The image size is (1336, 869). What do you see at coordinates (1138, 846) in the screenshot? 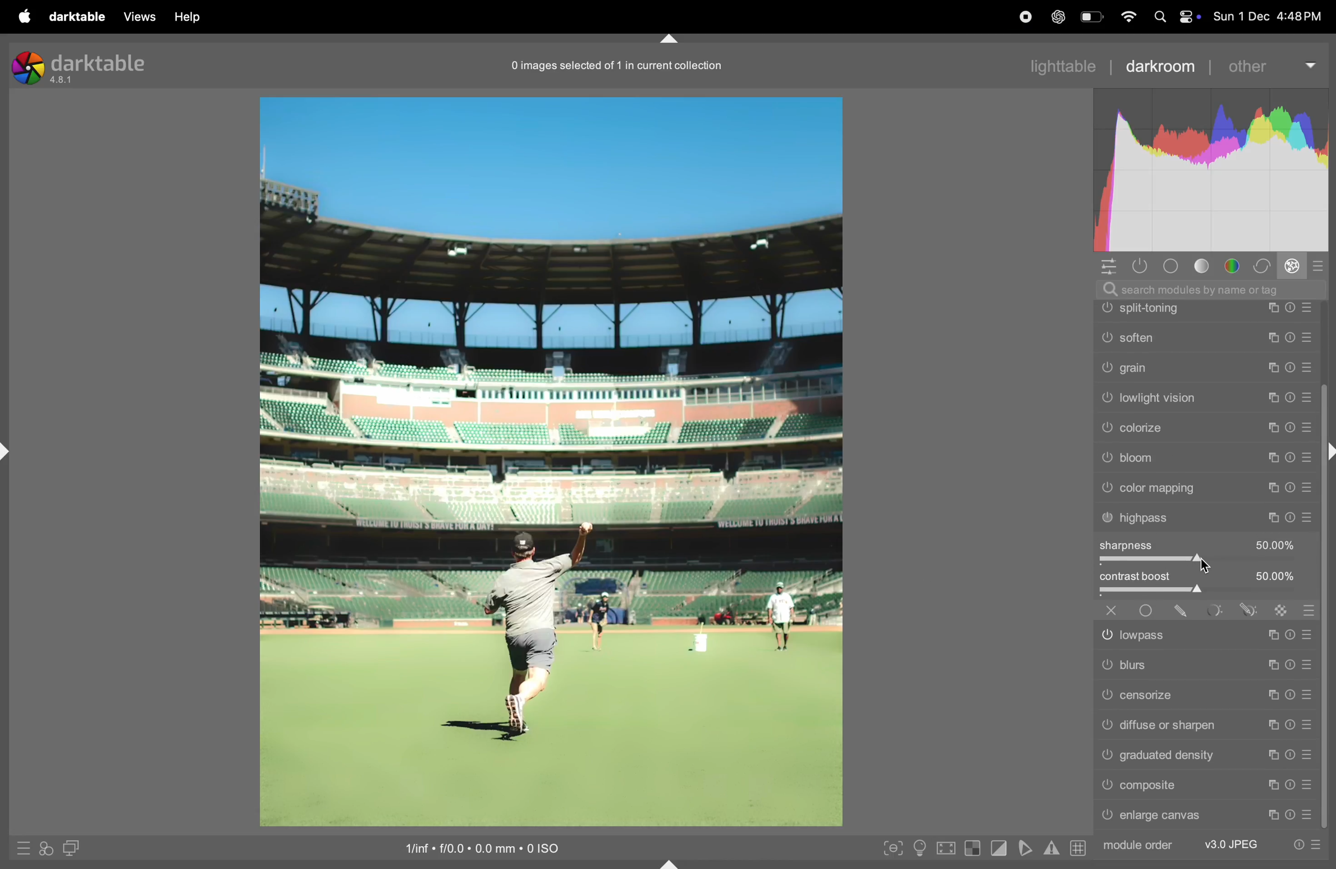
I see `module order` at bounding box center [1138, 846].